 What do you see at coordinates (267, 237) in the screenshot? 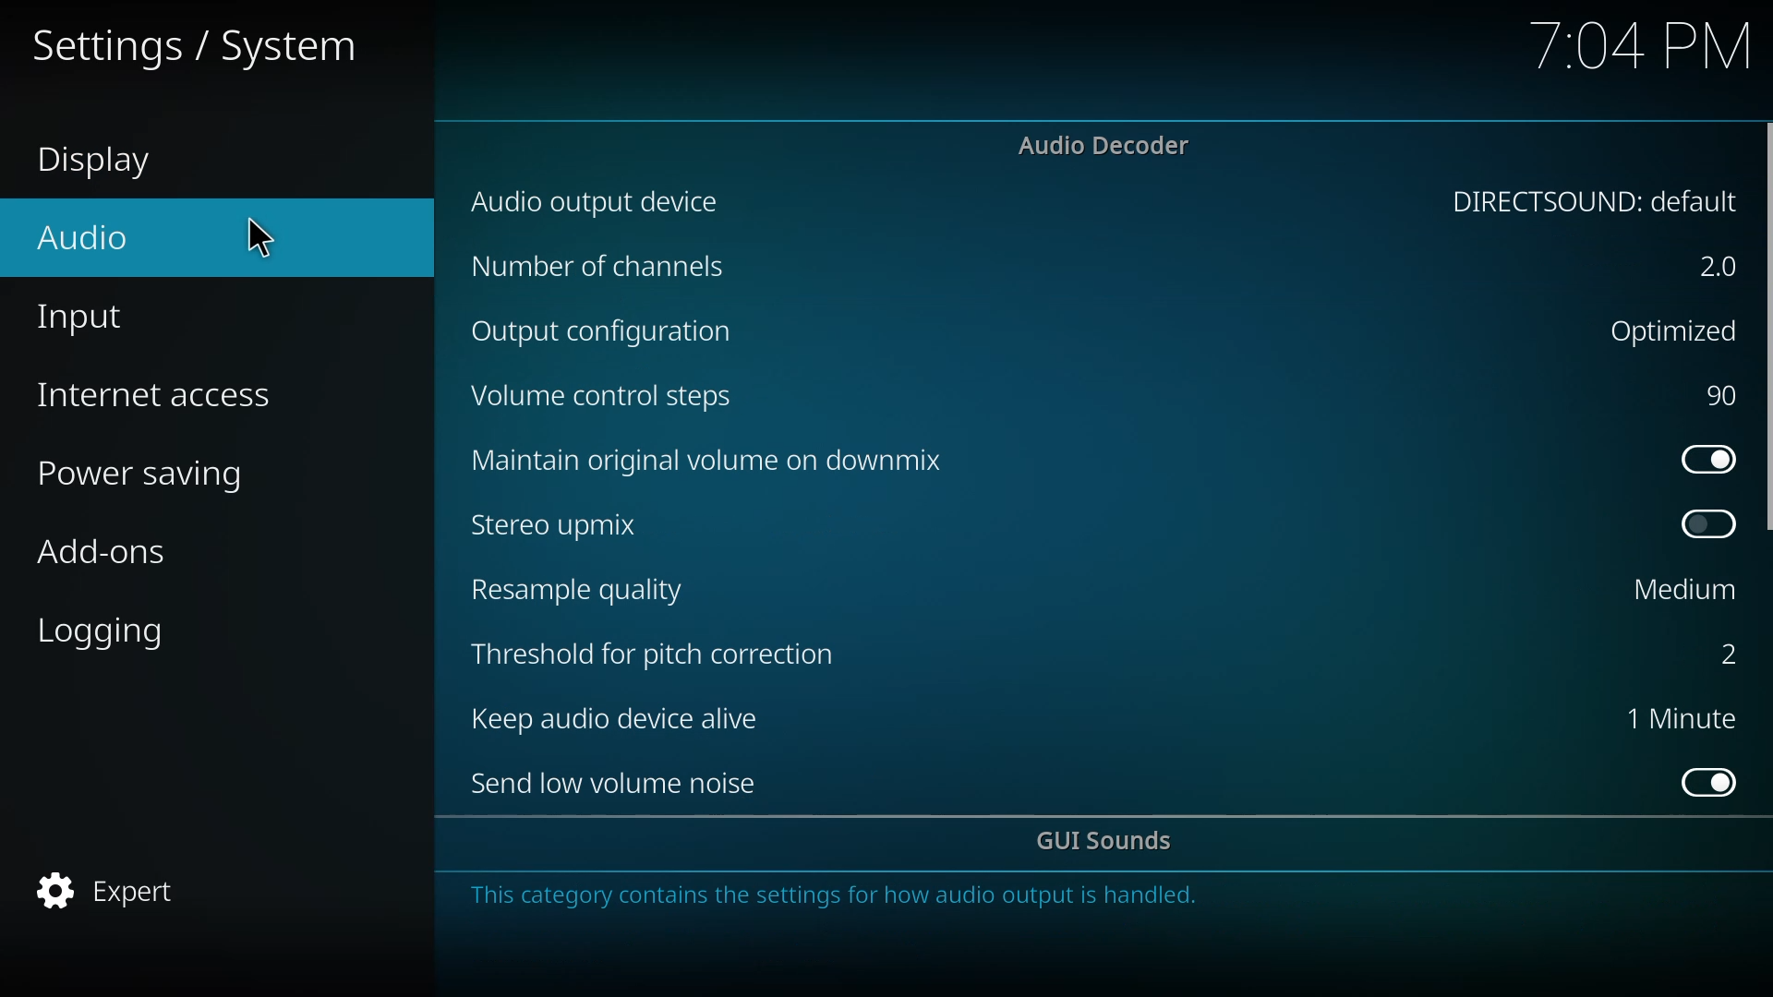
I see `cursor` at bounding box center [267, 237].